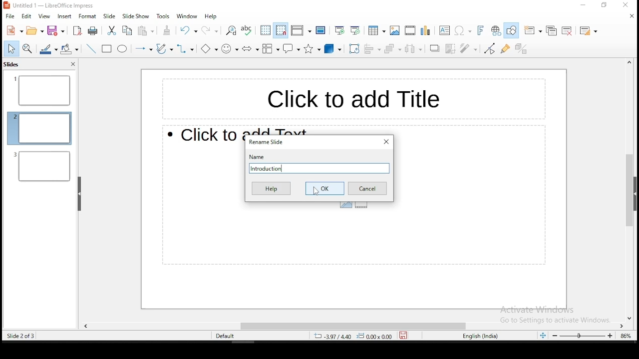 This screenshot has height=359, width=639. I want to click on paste, so click(146, 31).